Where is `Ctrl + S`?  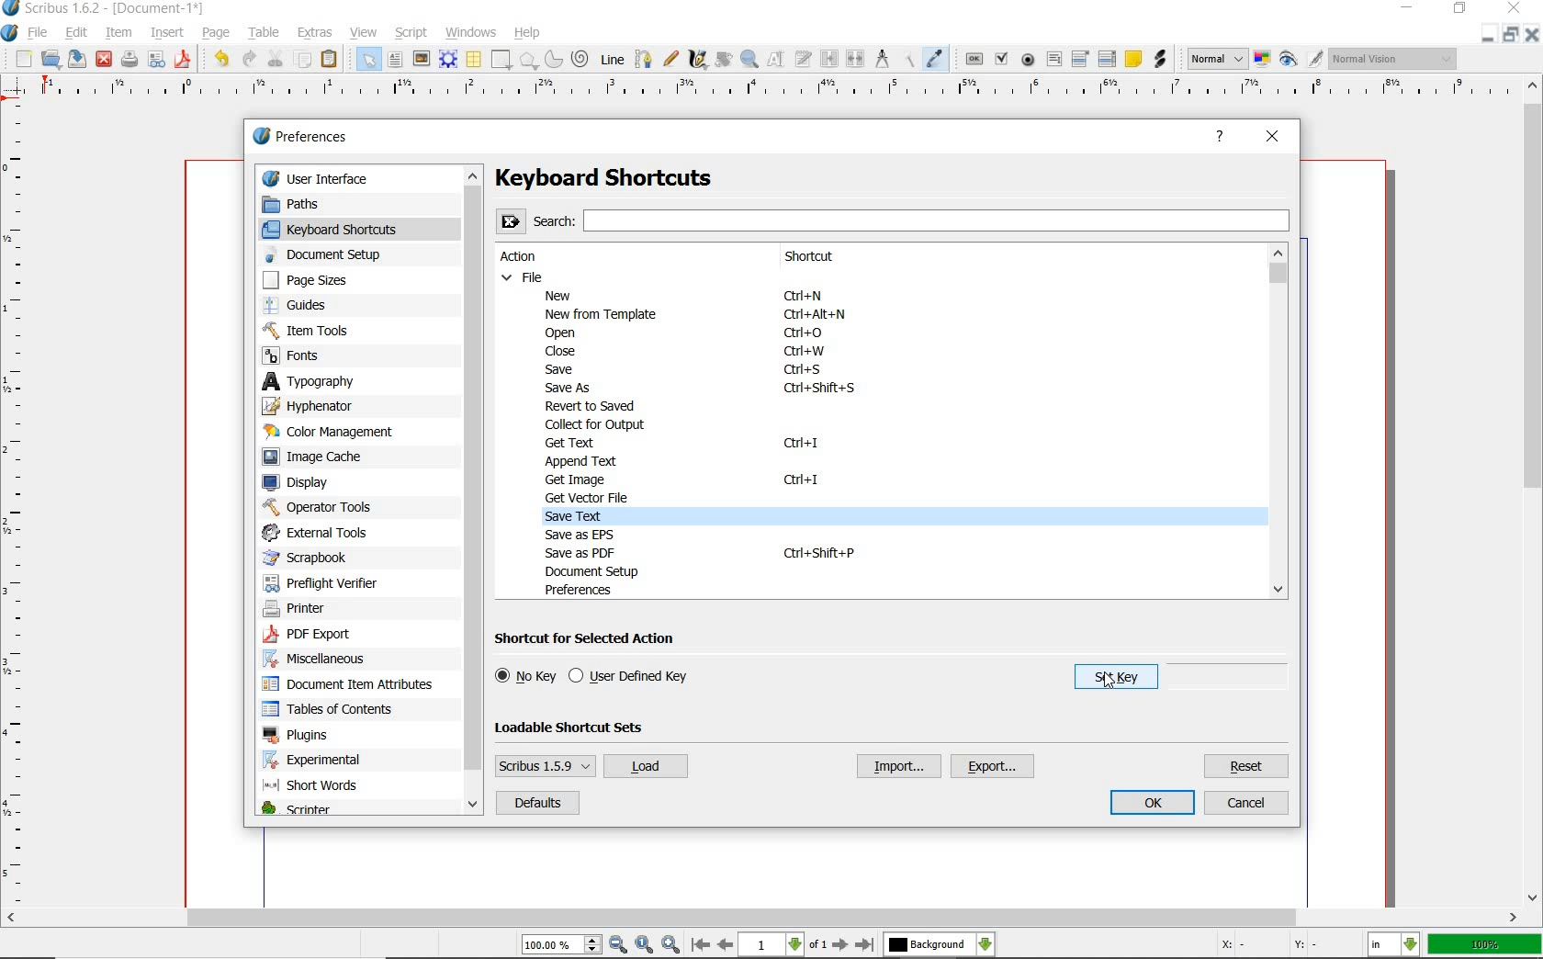
Ctrl + S is located at coordinates (805, 370).